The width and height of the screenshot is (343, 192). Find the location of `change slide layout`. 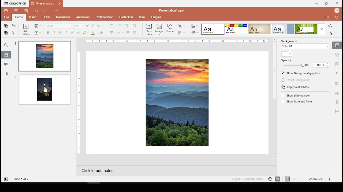

change slide layout is located at coordinates (38, 26).